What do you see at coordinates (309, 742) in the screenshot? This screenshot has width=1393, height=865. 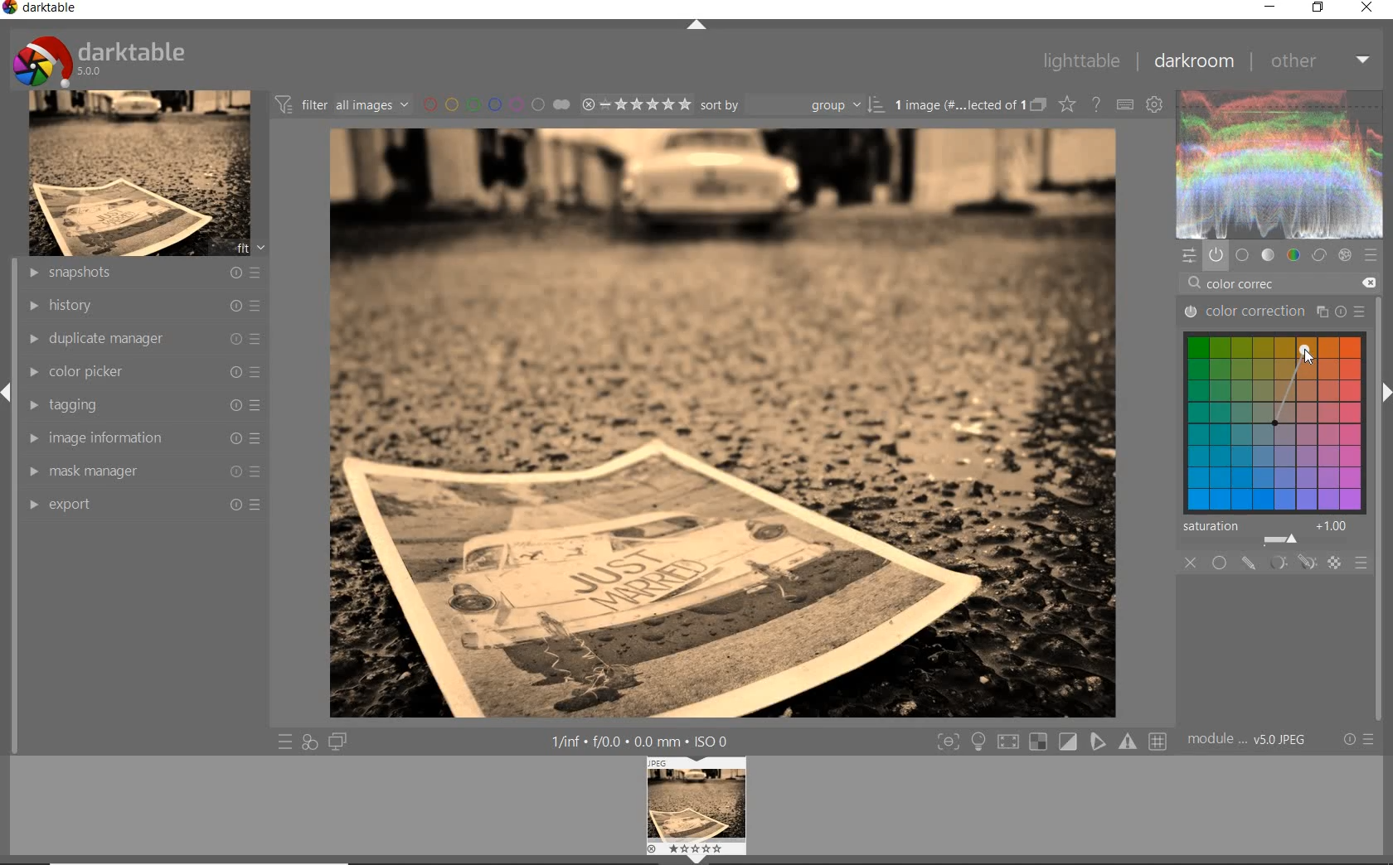 I see `quick access for applying any of style` at bounding box center [309, 742].